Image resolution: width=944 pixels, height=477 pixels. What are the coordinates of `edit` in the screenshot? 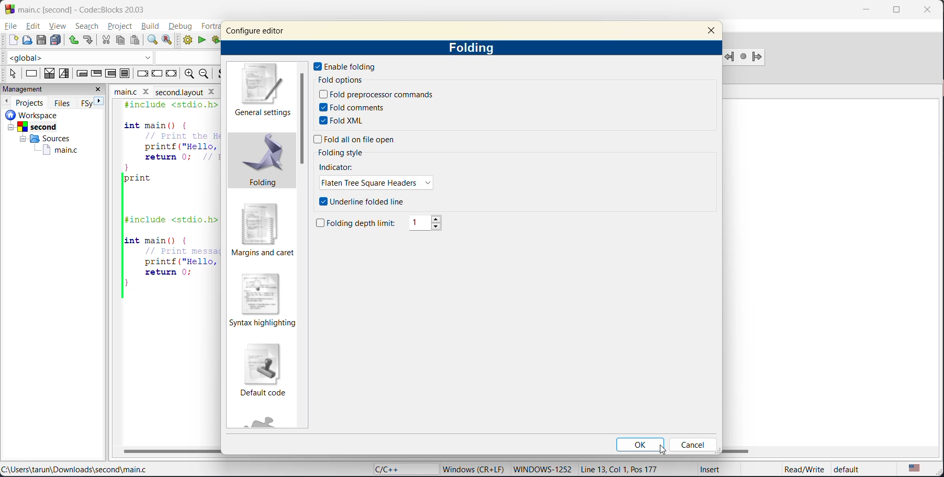 It's located at (35, 27).